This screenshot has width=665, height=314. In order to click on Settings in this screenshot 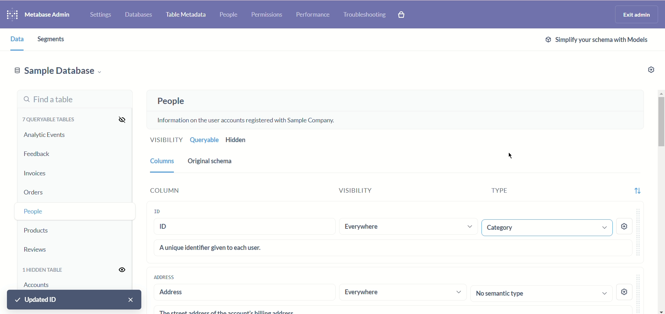, I will do `click(99, 13)`.